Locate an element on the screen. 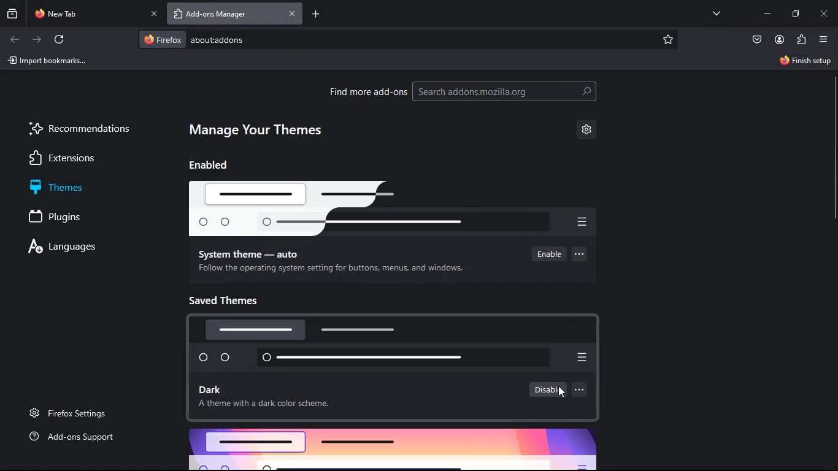  extensions is located at coordinates (79, 157).